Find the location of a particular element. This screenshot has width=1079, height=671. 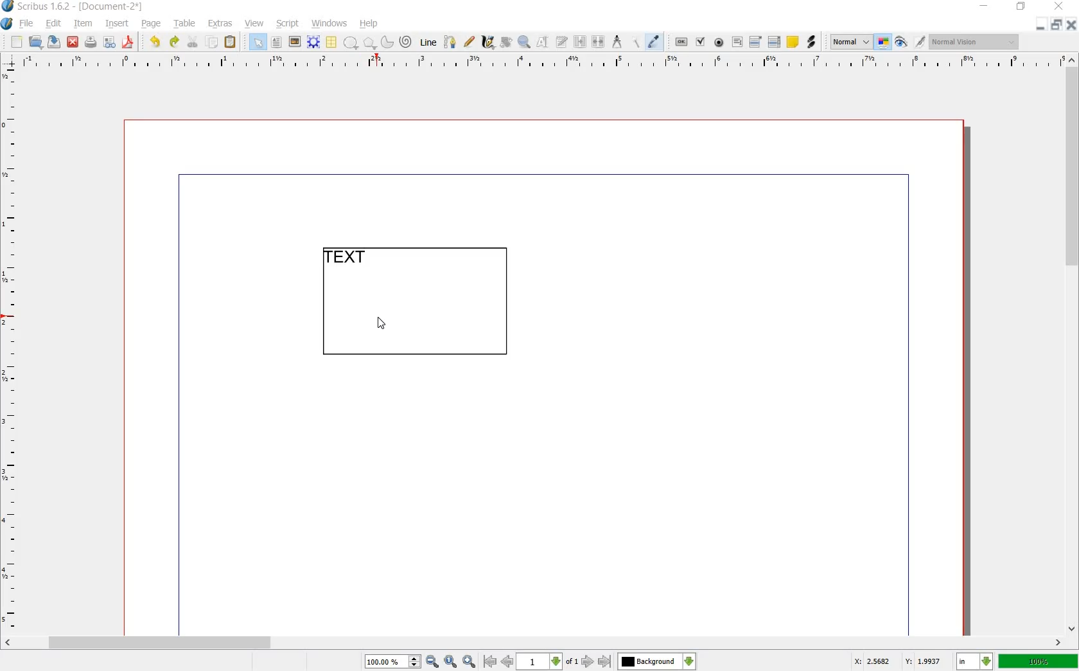

scribus 1.6.2 - [document-2*] is located at coordinates (85, 7).